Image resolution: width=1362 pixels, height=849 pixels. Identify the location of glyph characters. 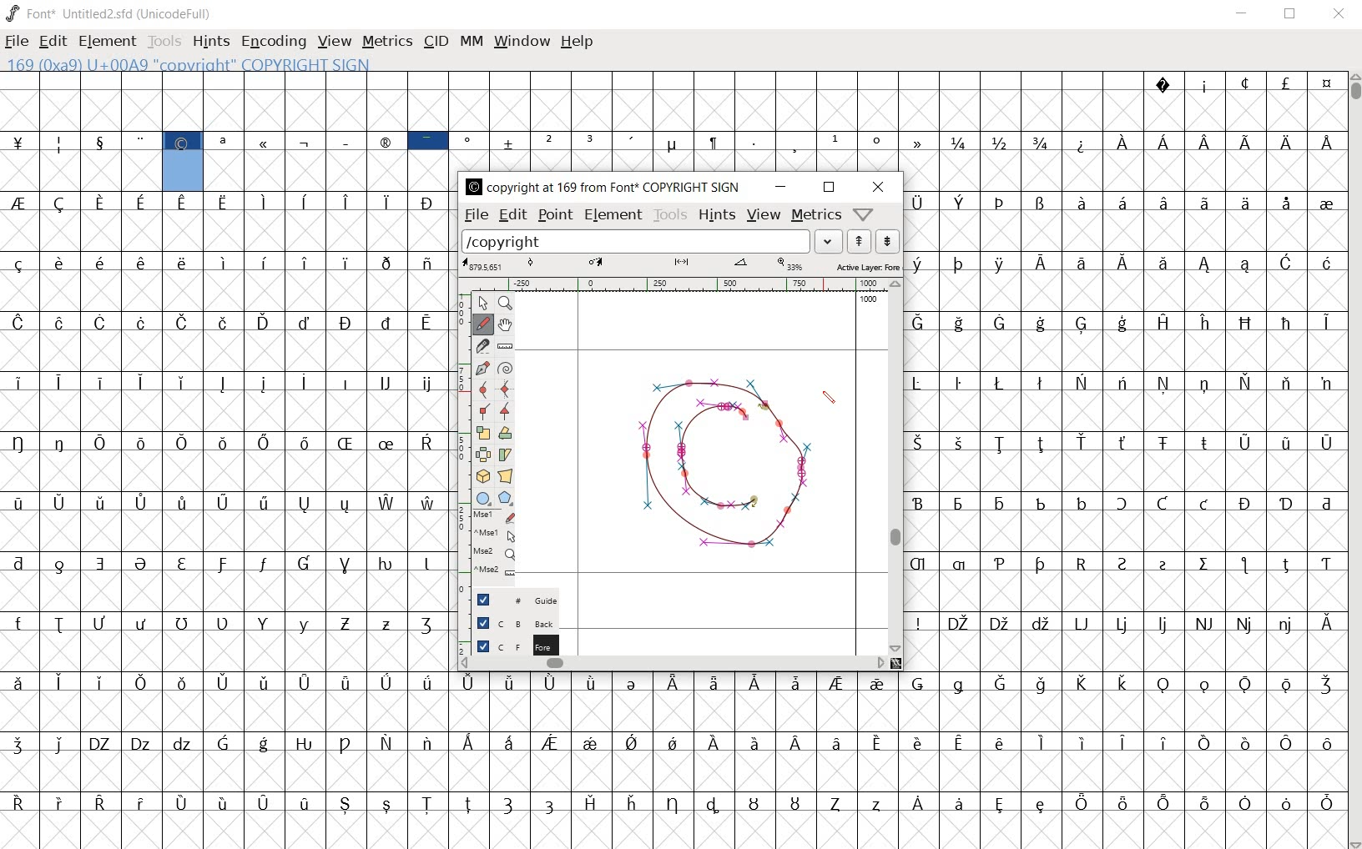
(875, 120).